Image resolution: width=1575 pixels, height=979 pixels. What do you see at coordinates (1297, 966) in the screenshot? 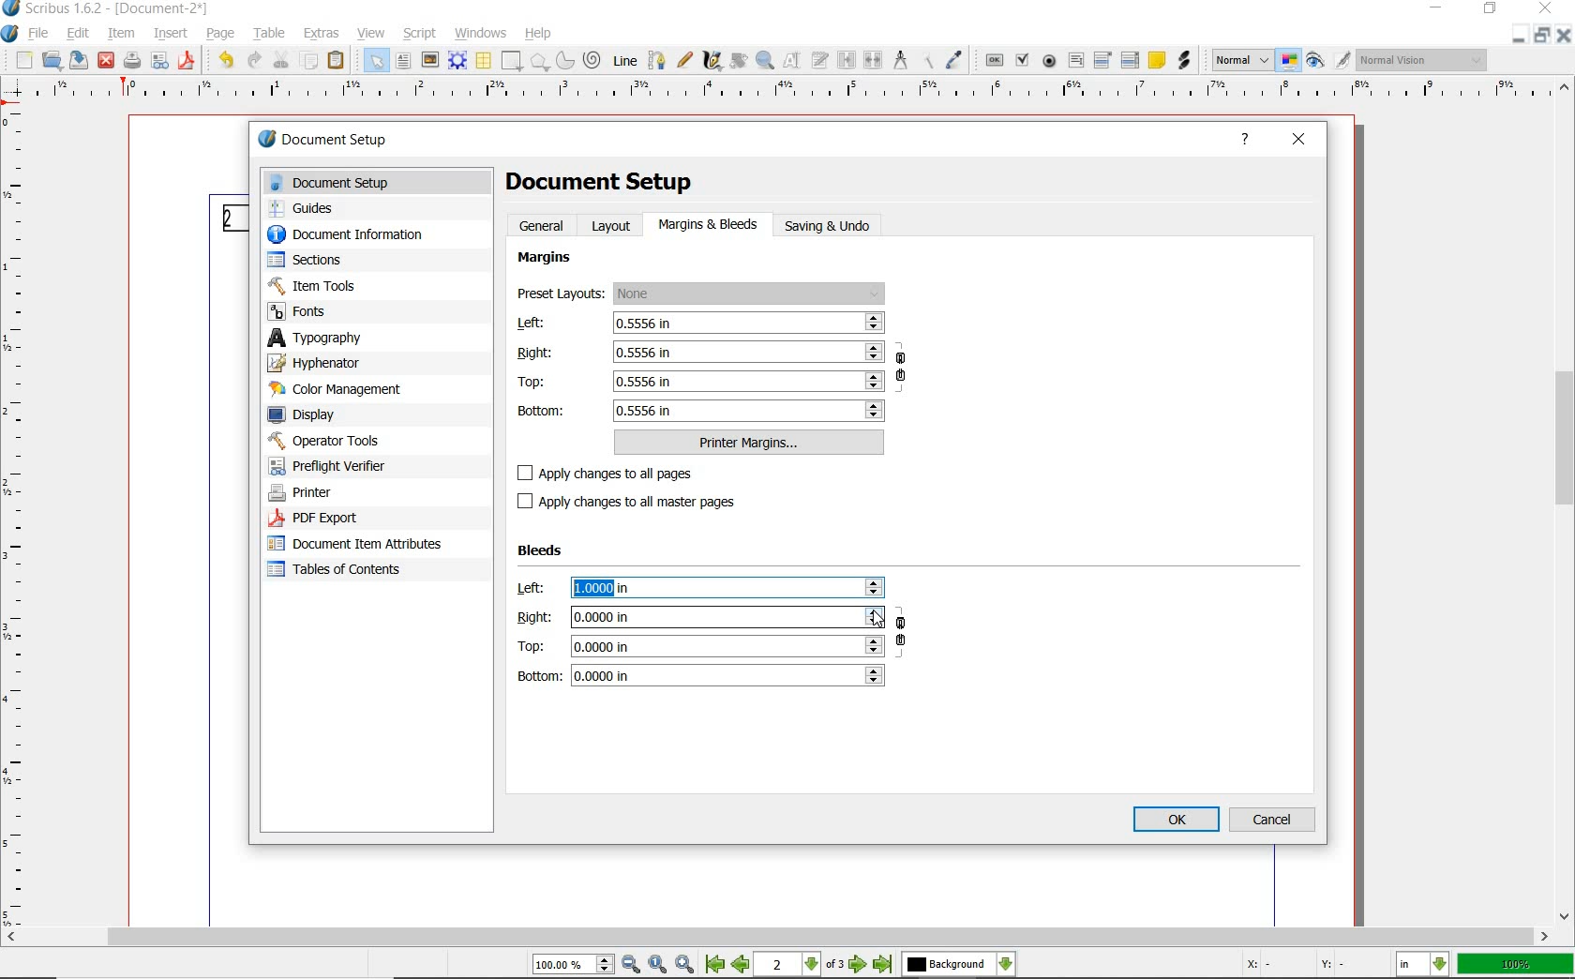
I see `Curspr Coordinates` at bounding box center [1297, 966].